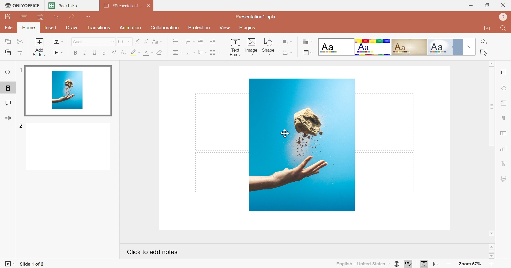 The height and width of the screenshot is (268, 511). Describe the element at coordinates (94, 52) in the screenshot. I see `Underline` at that location.